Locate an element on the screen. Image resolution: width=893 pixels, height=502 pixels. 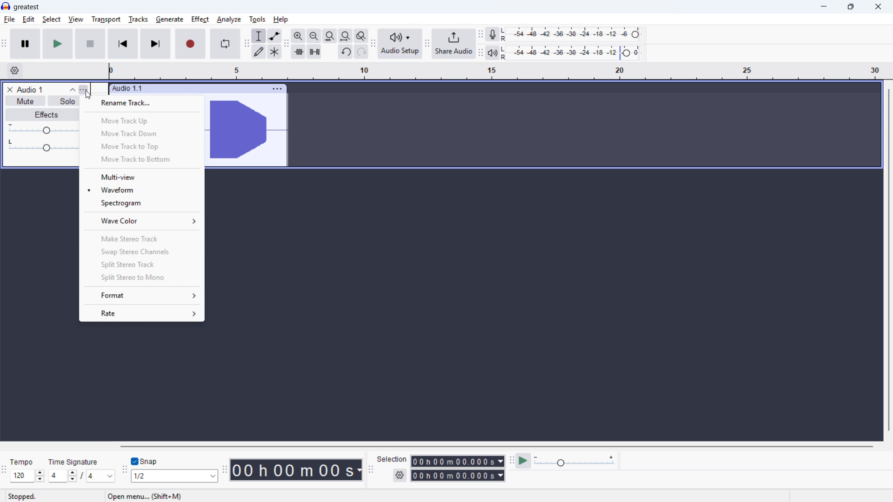
play is located at coordinates (58, 44).